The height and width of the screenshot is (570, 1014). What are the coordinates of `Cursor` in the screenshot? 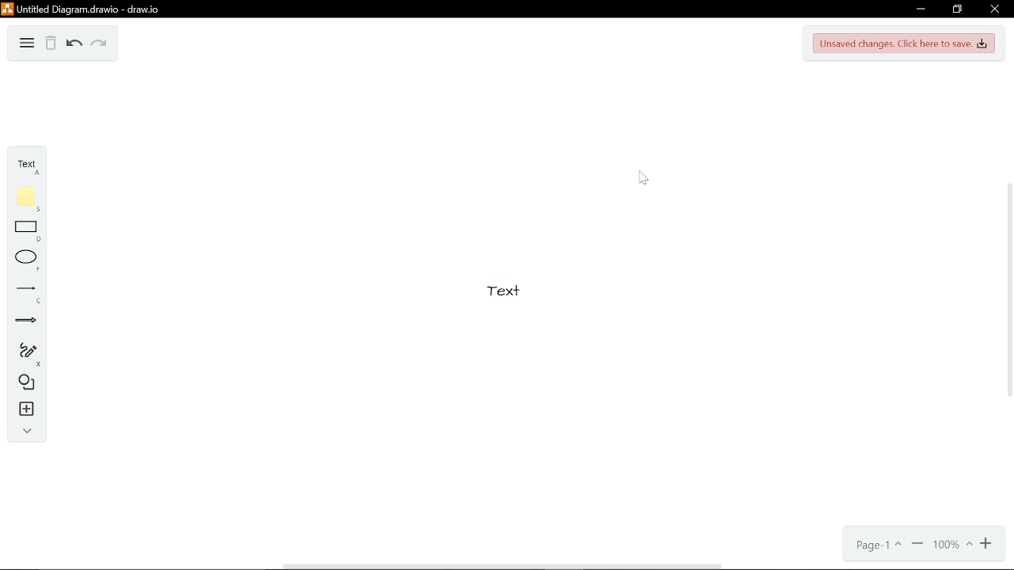 It's located at (645, 180).